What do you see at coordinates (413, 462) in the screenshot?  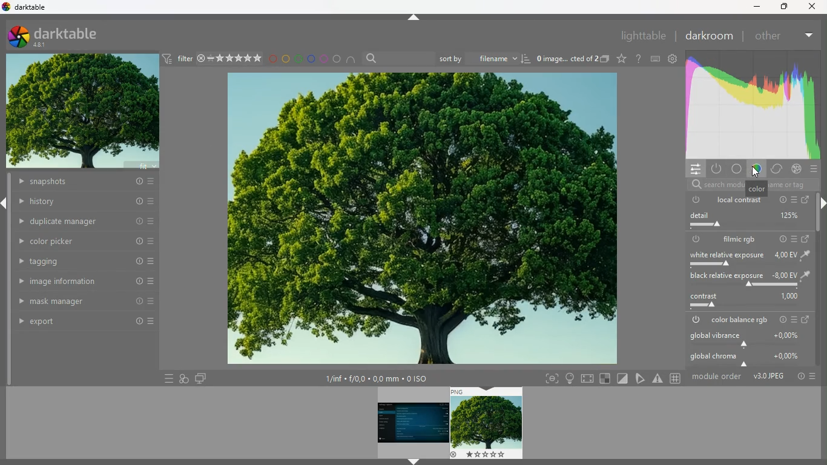 I see `arrow` at bounding box center [413, 462].